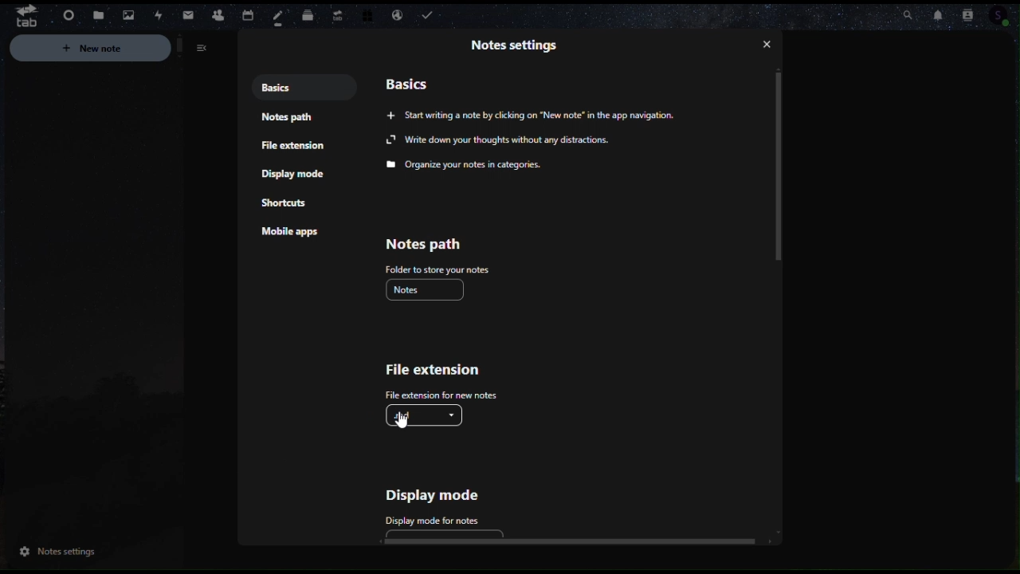  Describe the element at coordinates (157, 16) in the screenshot. I see `Activities` at that location.